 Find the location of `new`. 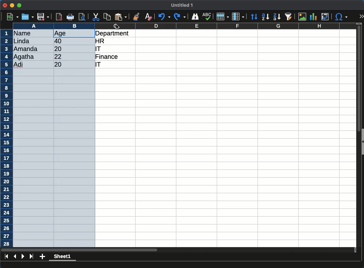

new is located at coordinates (12, 17).